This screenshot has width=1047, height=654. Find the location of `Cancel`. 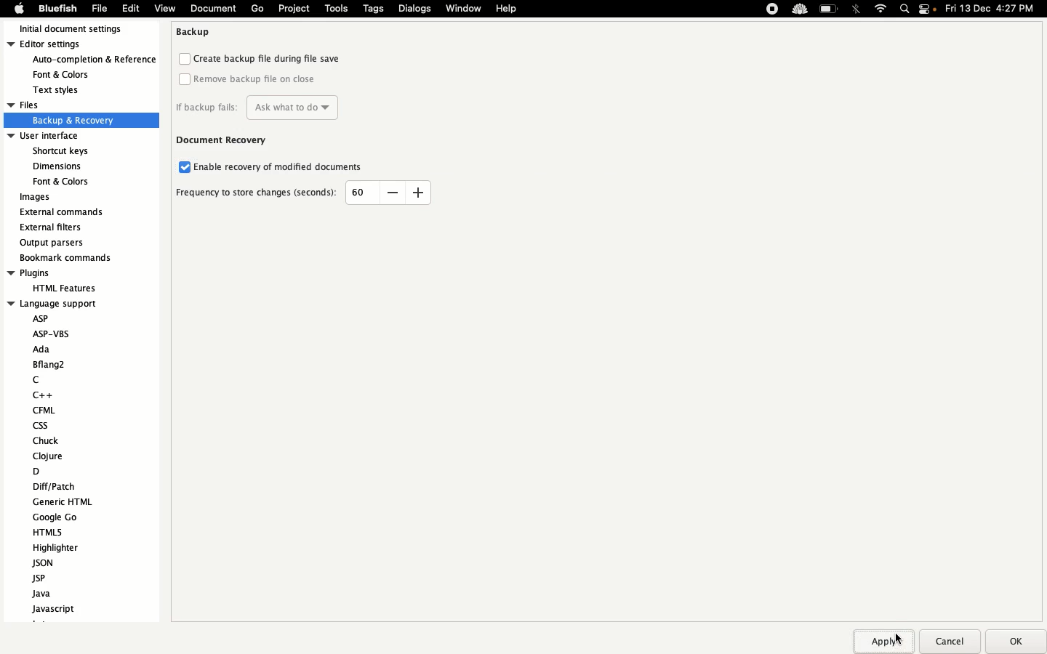

Cancel is located at coordinates (952, 634).